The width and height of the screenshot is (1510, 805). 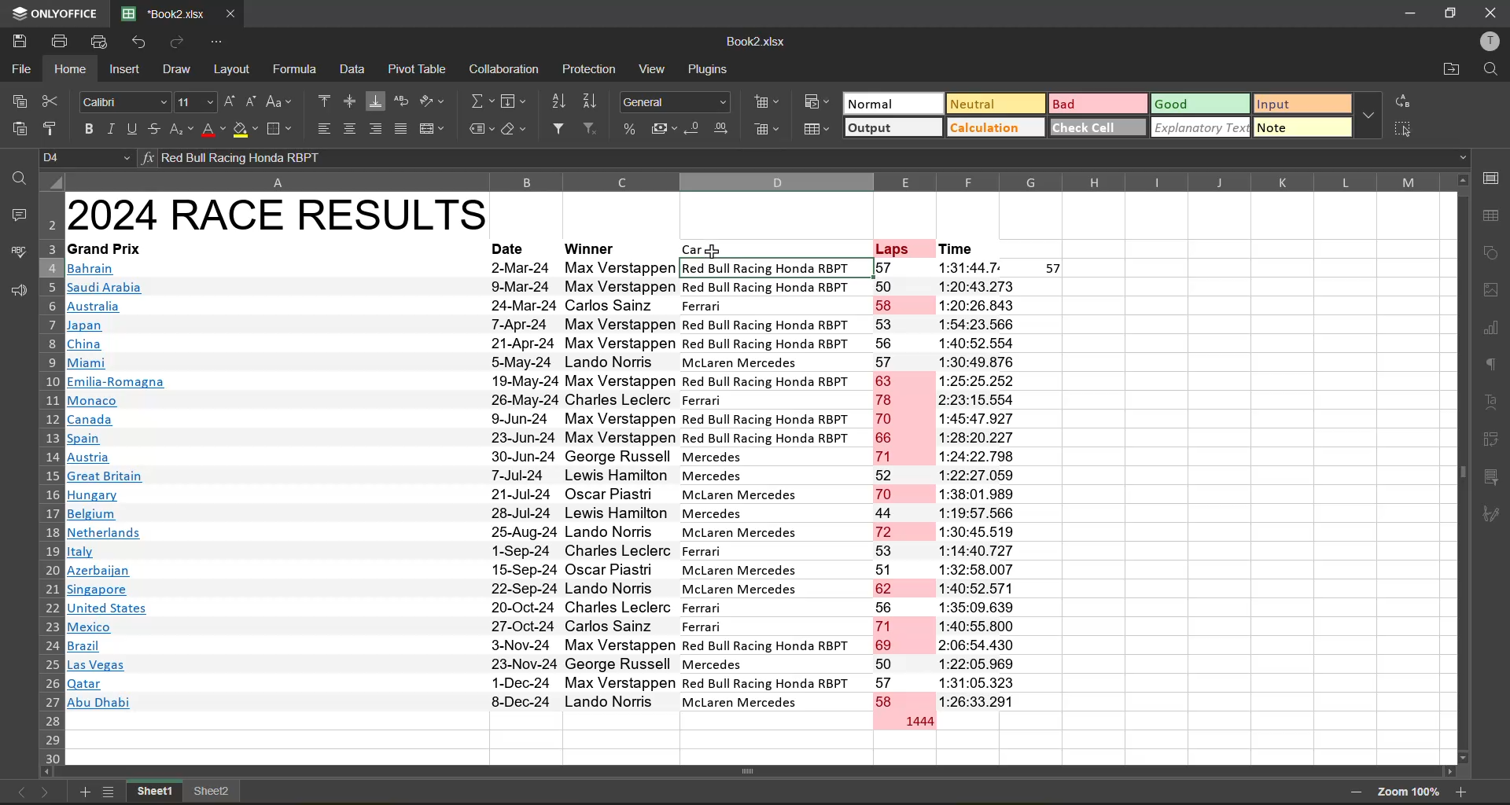 What do you see at coordinates (18, 98) in the screenshot?
I see `copy` at bounding box center [18, 98].